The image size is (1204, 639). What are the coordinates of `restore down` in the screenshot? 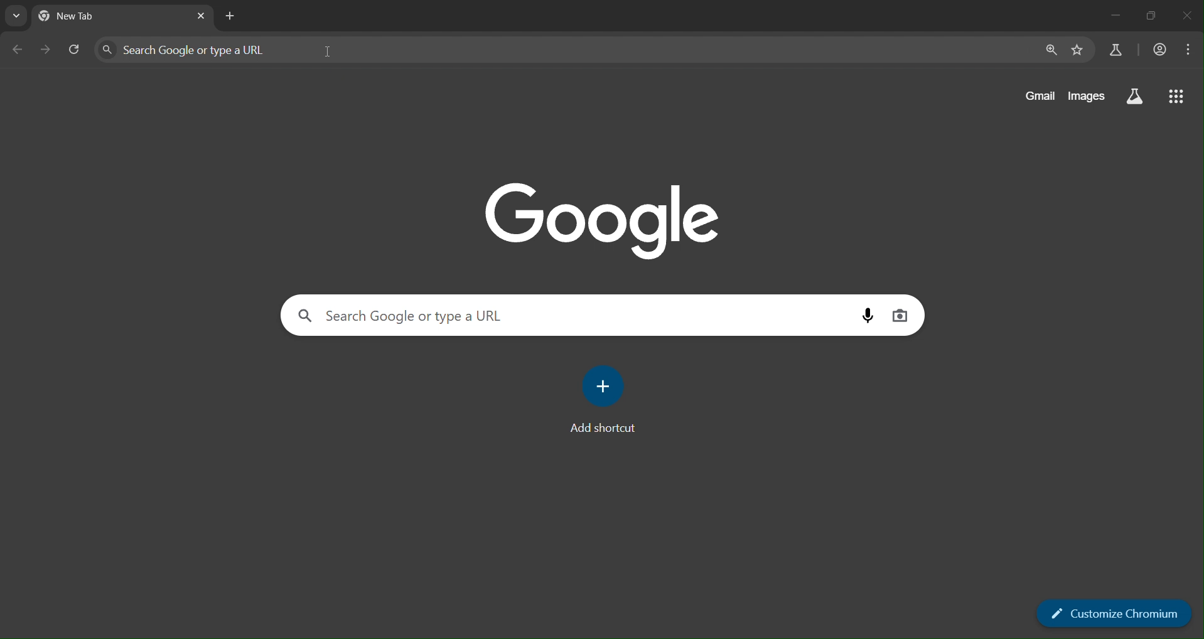 It's located at (1150, 15).